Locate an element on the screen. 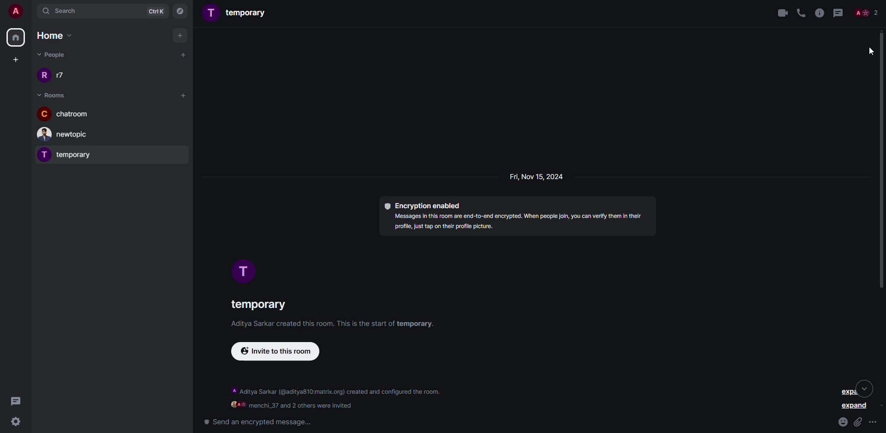 The image size is (886, 433). search is located at coordinates (67, 11).